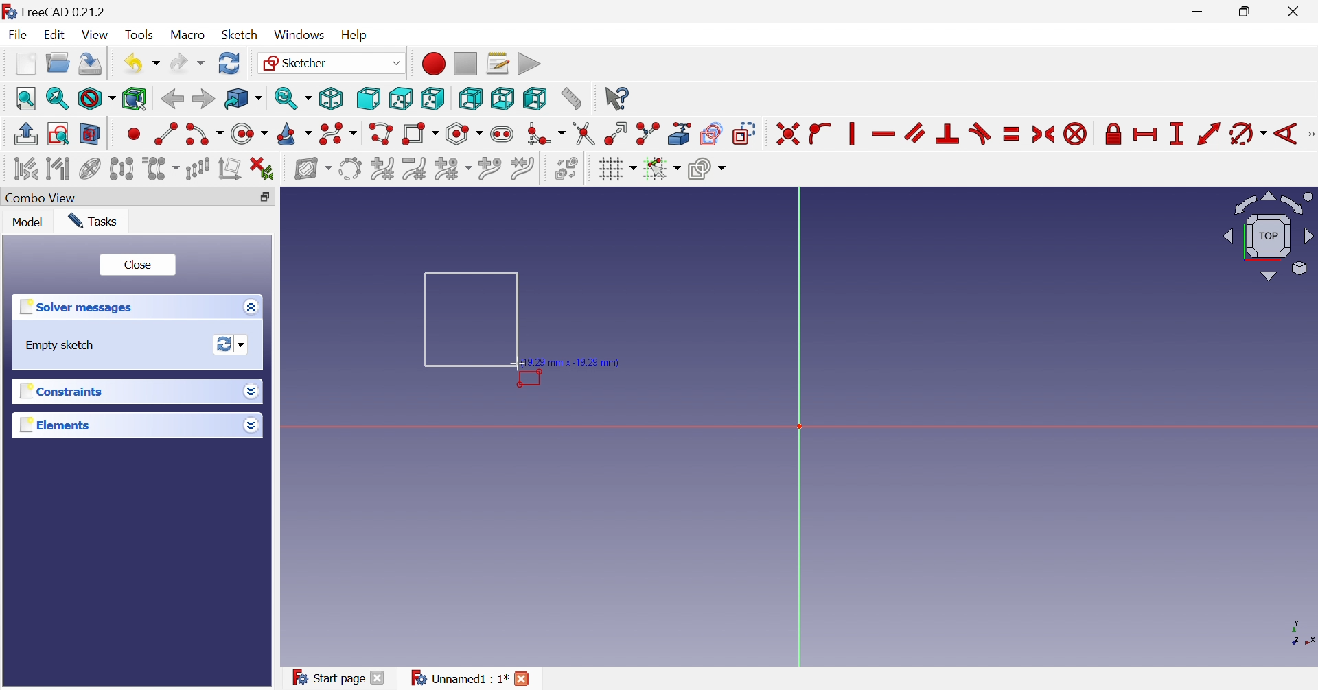 Image resolution: width=1318 pixels, height=690 pixels. What do you see at coordinates (490, 171) in the screenshot?
I see `Insert knot` at bounding box center [490, 171].